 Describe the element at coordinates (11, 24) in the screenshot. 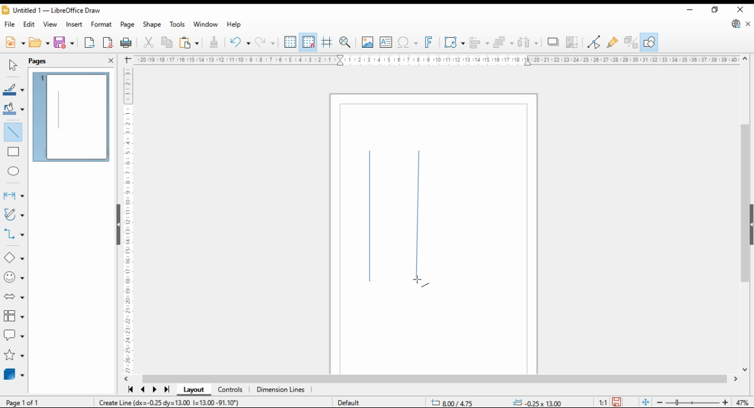

I see `file` at that location.